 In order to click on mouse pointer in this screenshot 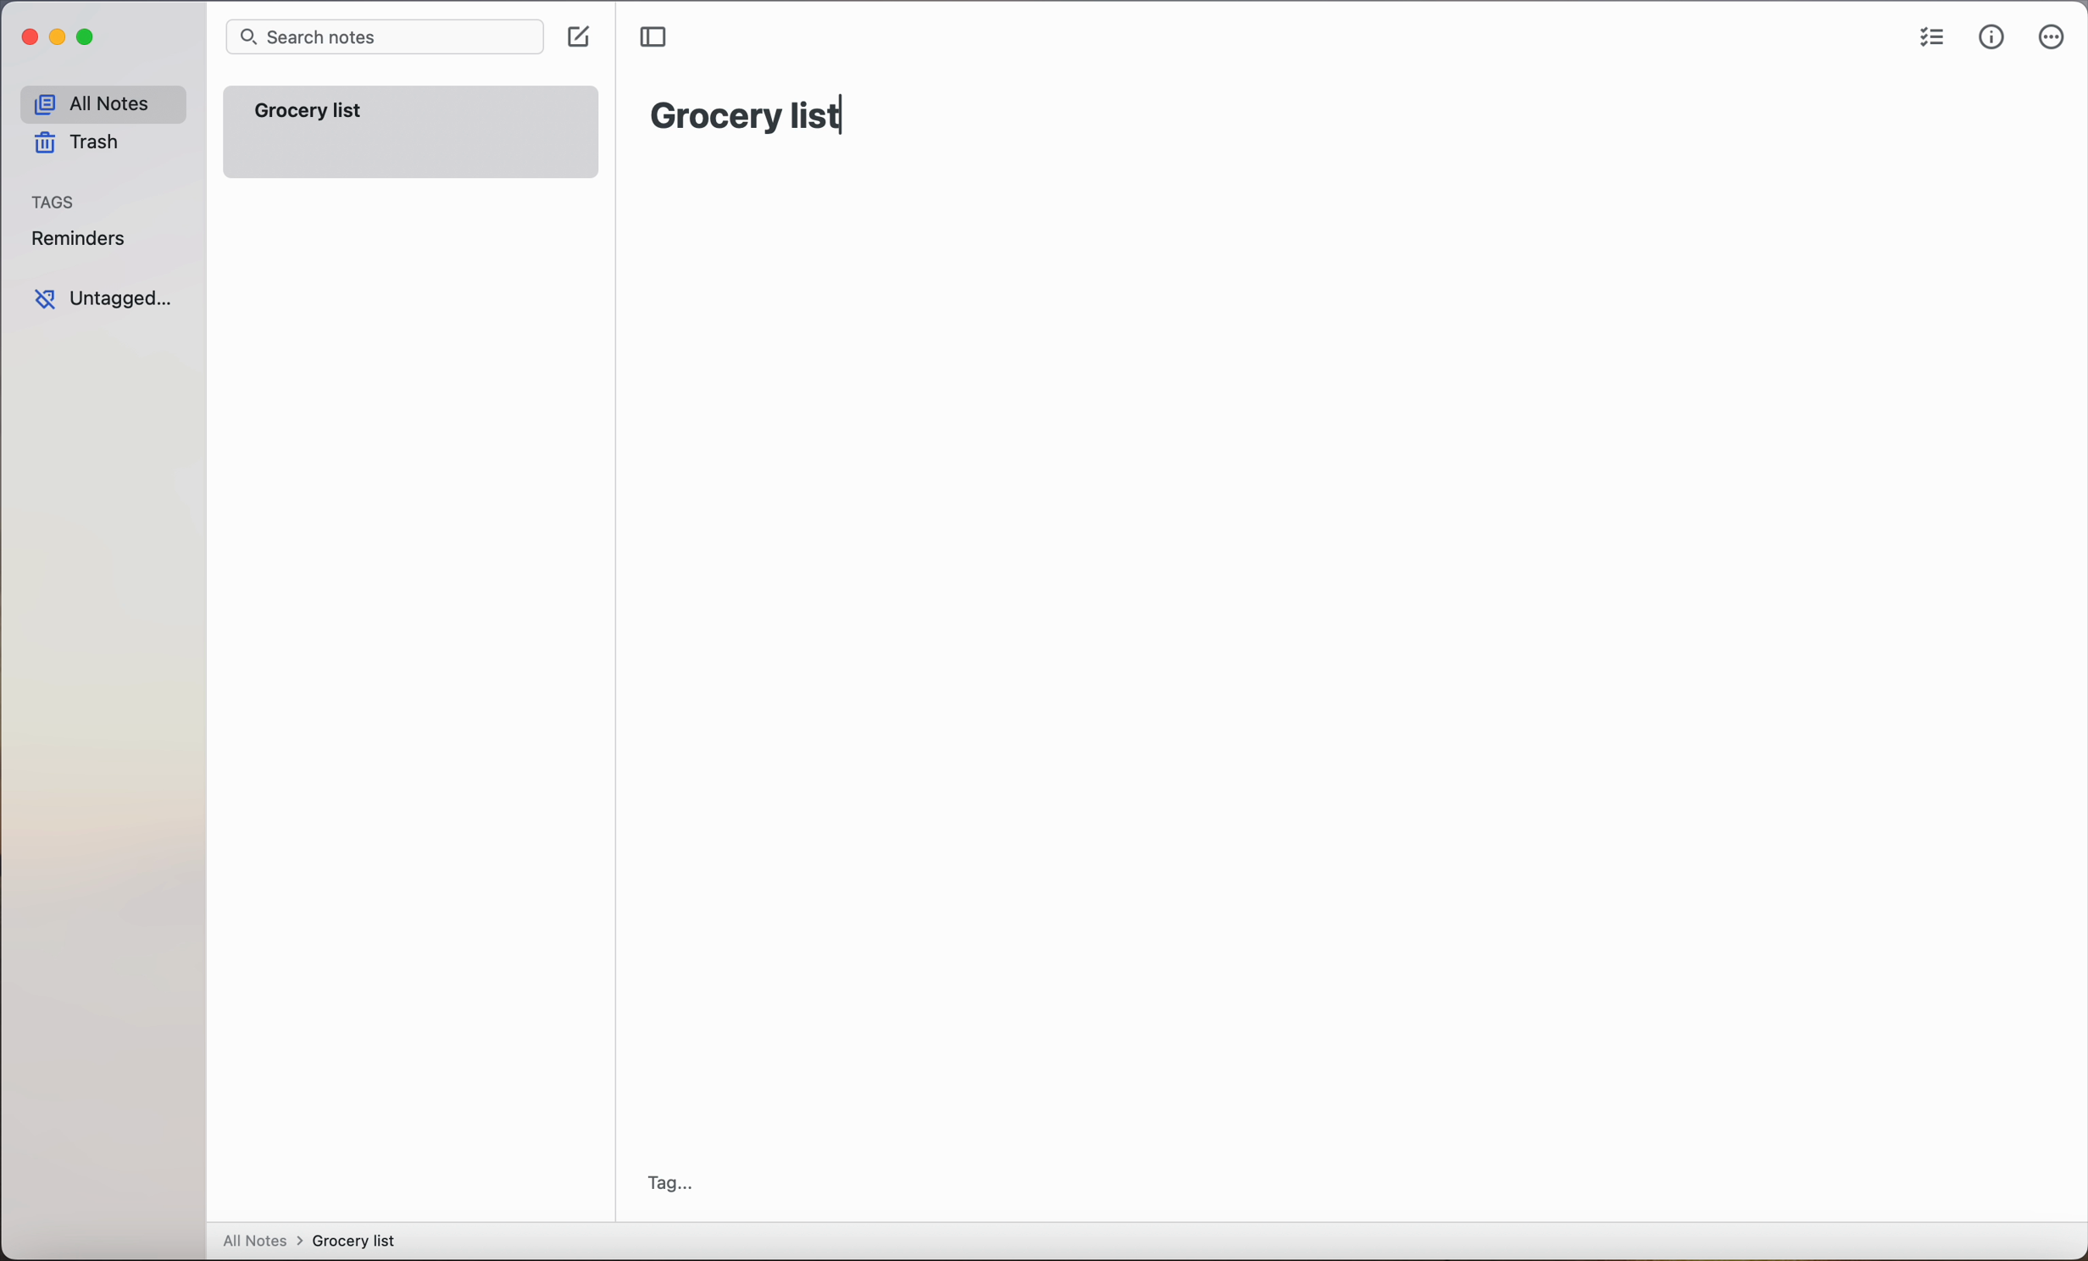, I will do `click(591, 42)`.